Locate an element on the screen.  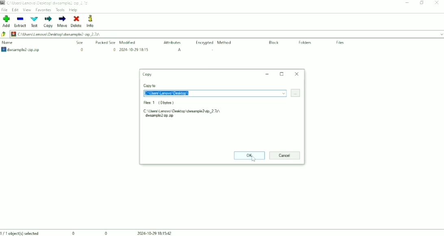
Cancel is located at coordinates (285, 156).